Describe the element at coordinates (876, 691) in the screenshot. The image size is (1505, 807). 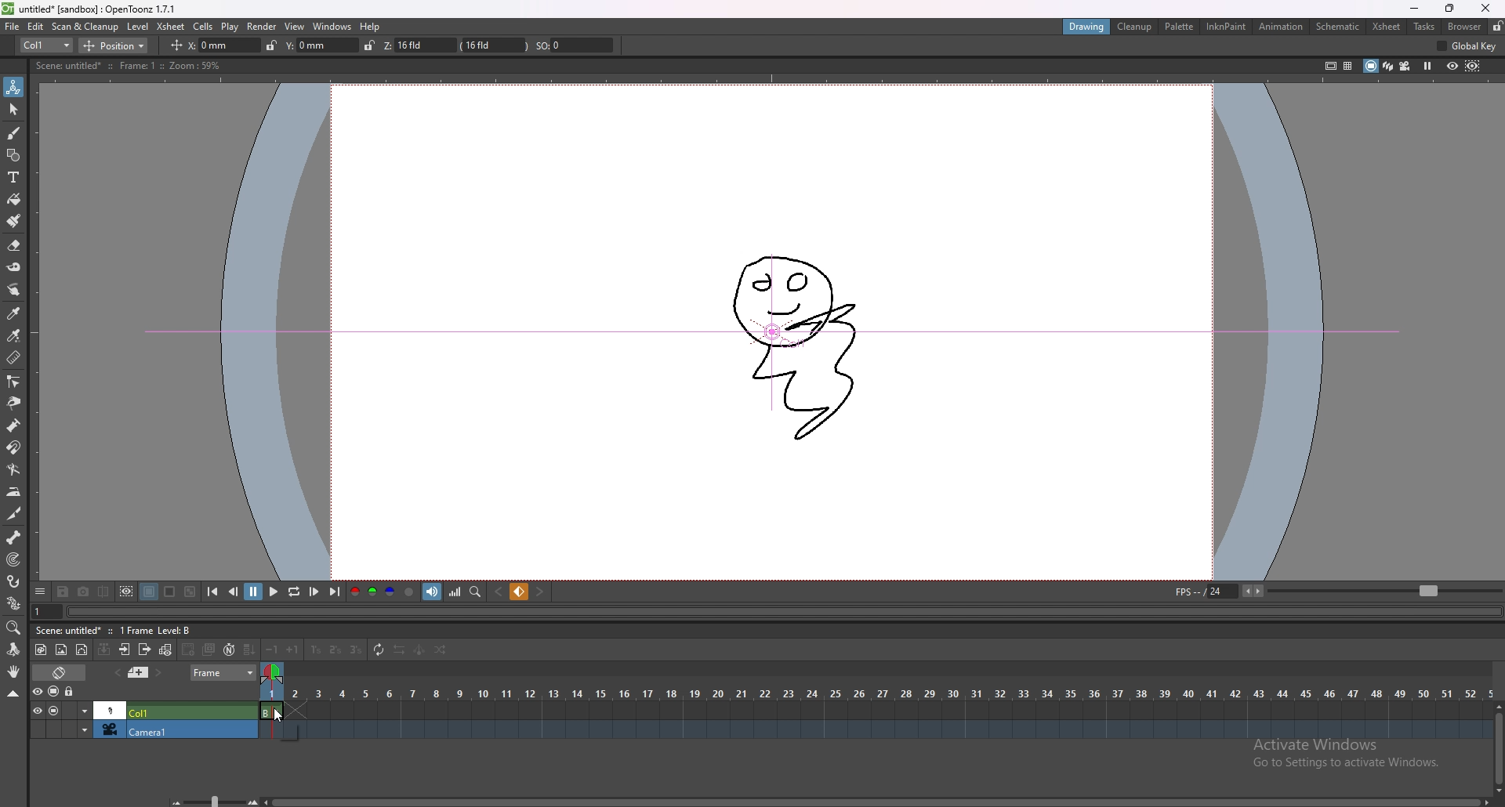
I see `time` at that location.